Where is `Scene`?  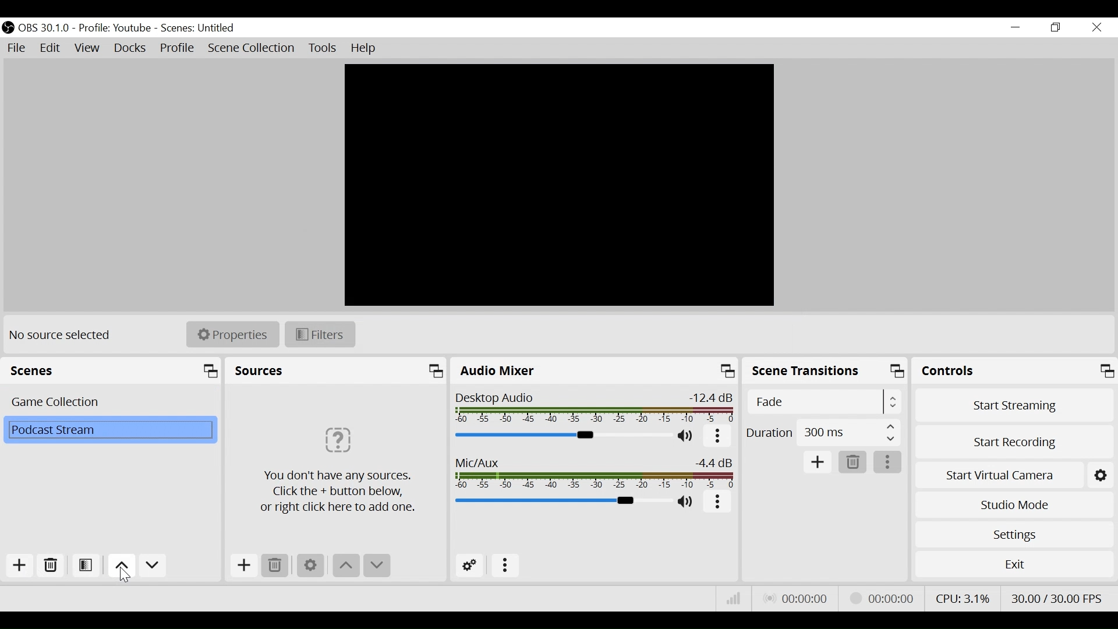 Scene is located at coordinates (108, 401).